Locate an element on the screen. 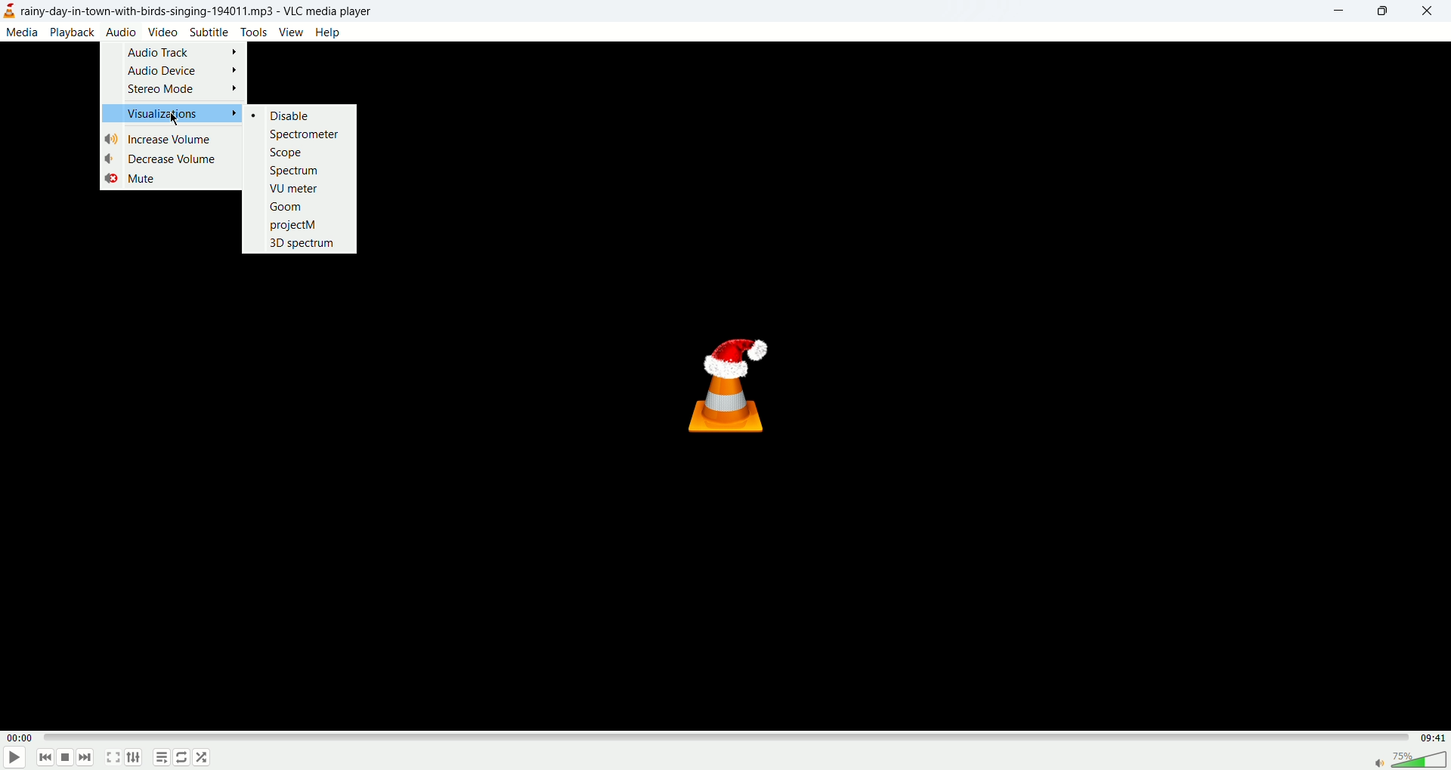 The width and height of the screenshot is (1451, 770). audio is located at coordinates (121, 33).